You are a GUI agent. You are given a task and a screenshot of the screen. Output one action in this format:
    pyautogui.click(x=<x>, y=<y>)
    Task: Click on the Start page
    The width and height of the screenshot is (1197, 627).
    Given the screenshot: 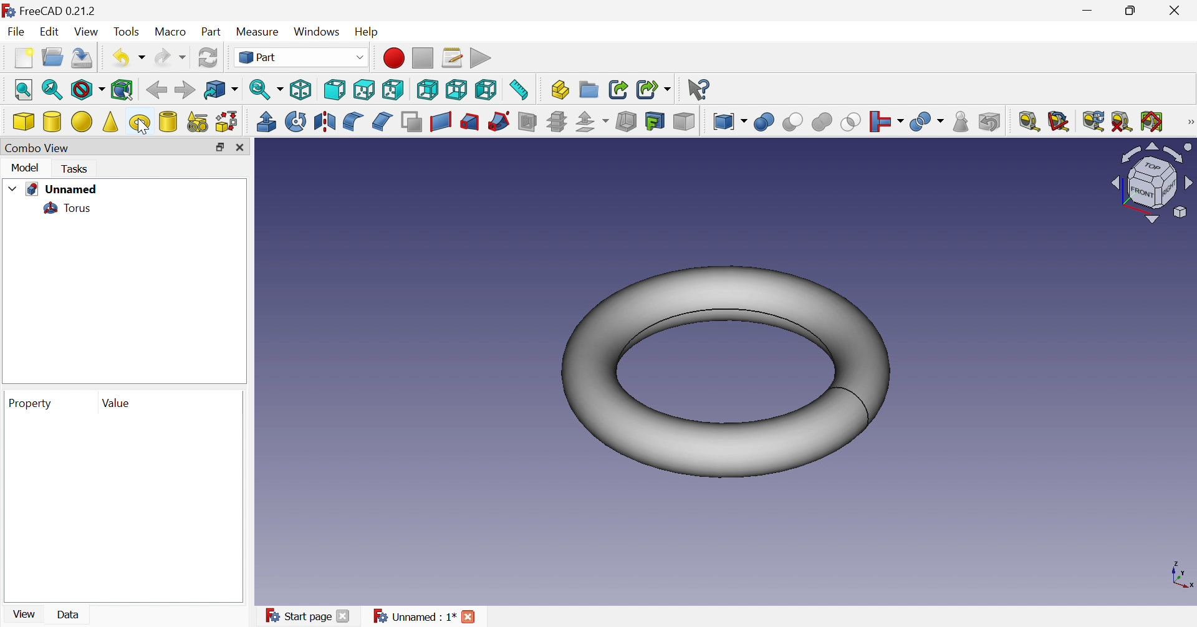 What is the action you would take?
    pyautogui.click(x=297, y=615)
    